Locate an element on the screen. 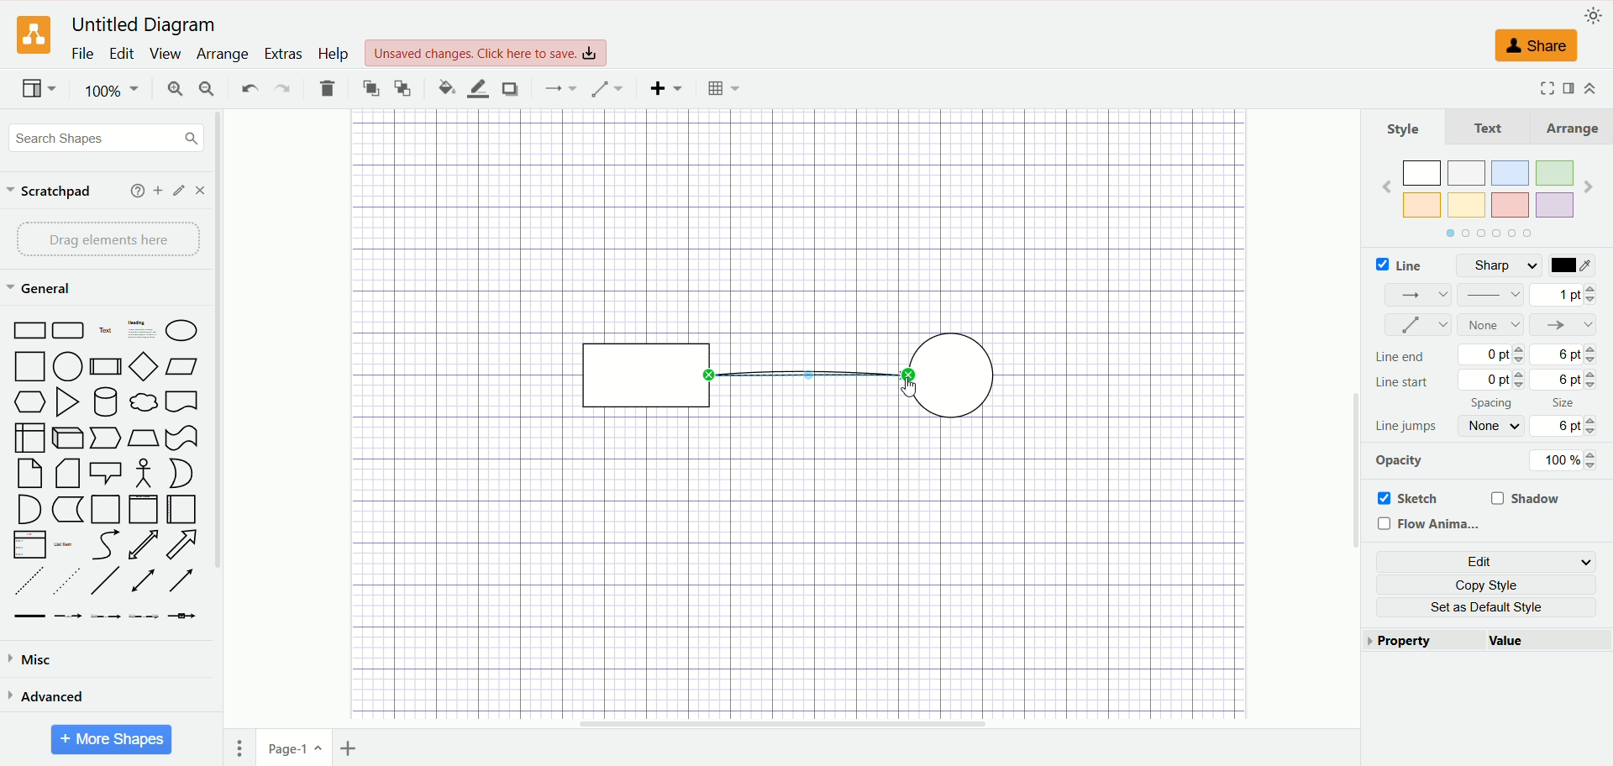 The image size is (1613, 766). Item List is located at coordinates (29, 544).